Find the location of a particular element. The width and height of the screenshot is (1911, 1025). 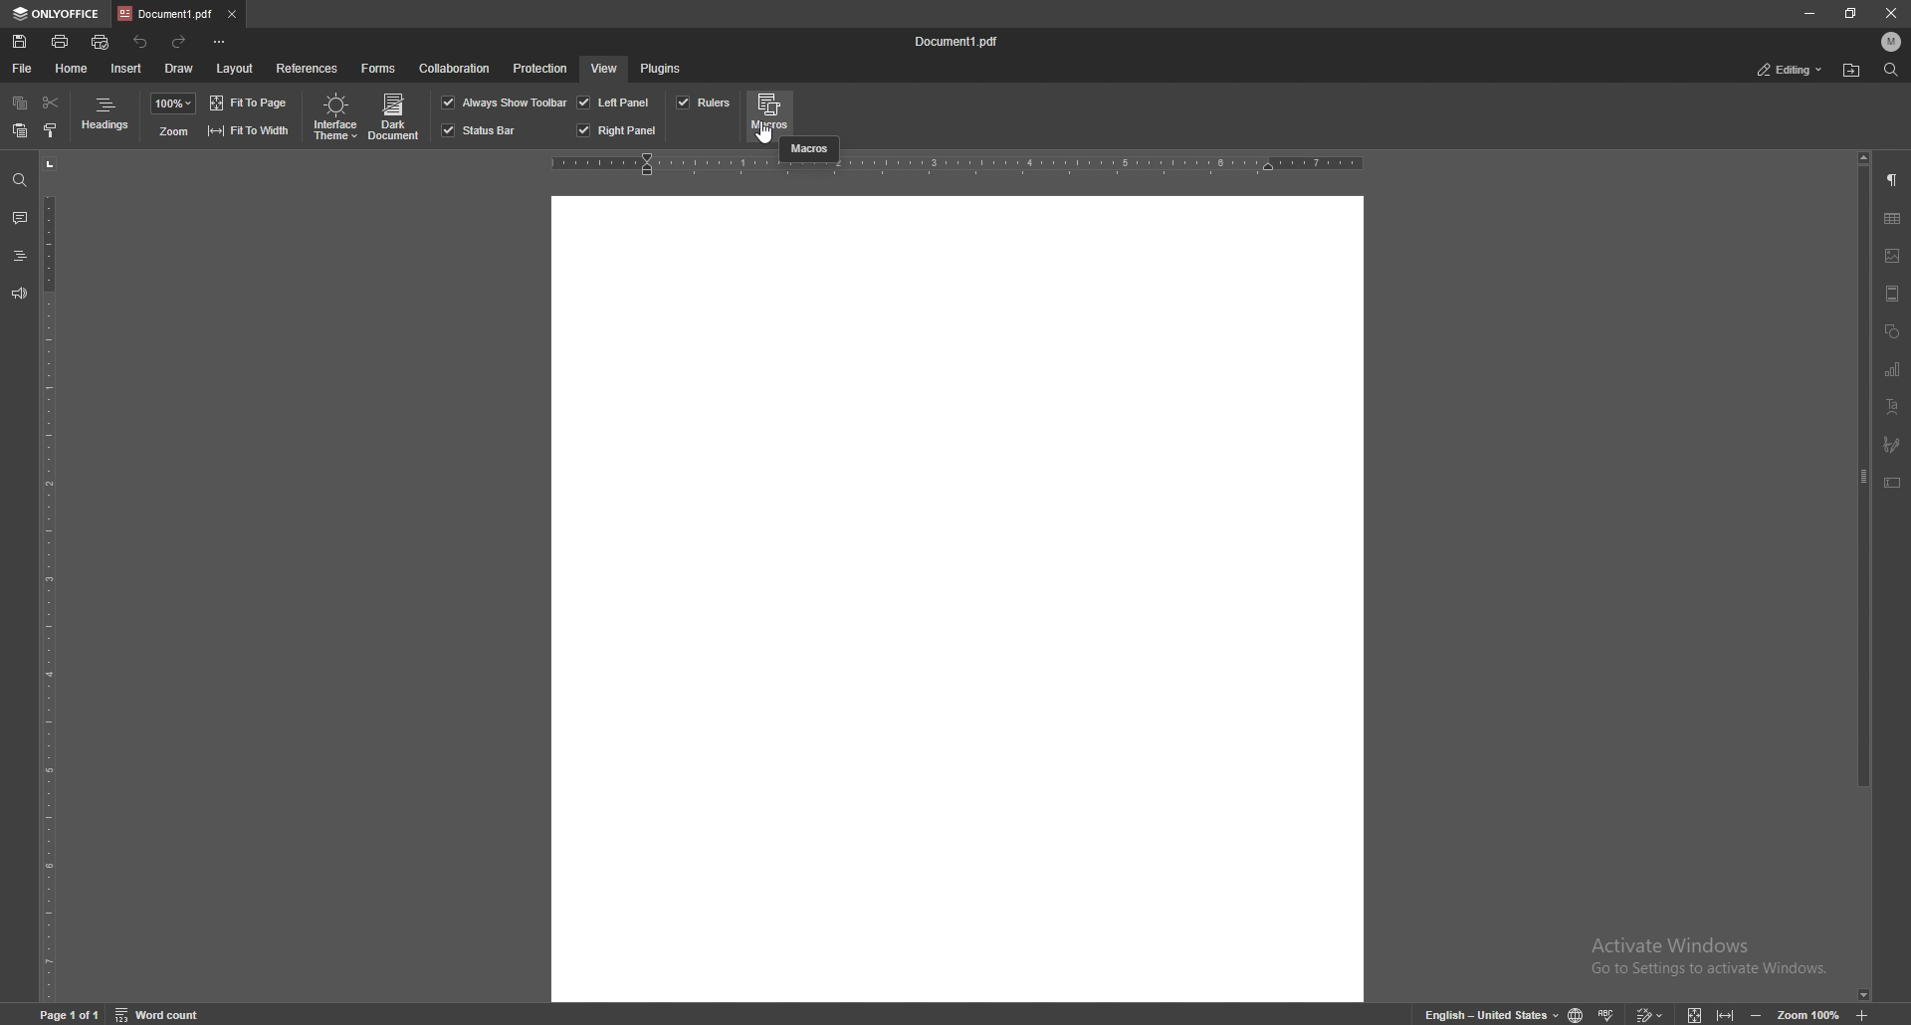

view is located at coordinates (603, 68).